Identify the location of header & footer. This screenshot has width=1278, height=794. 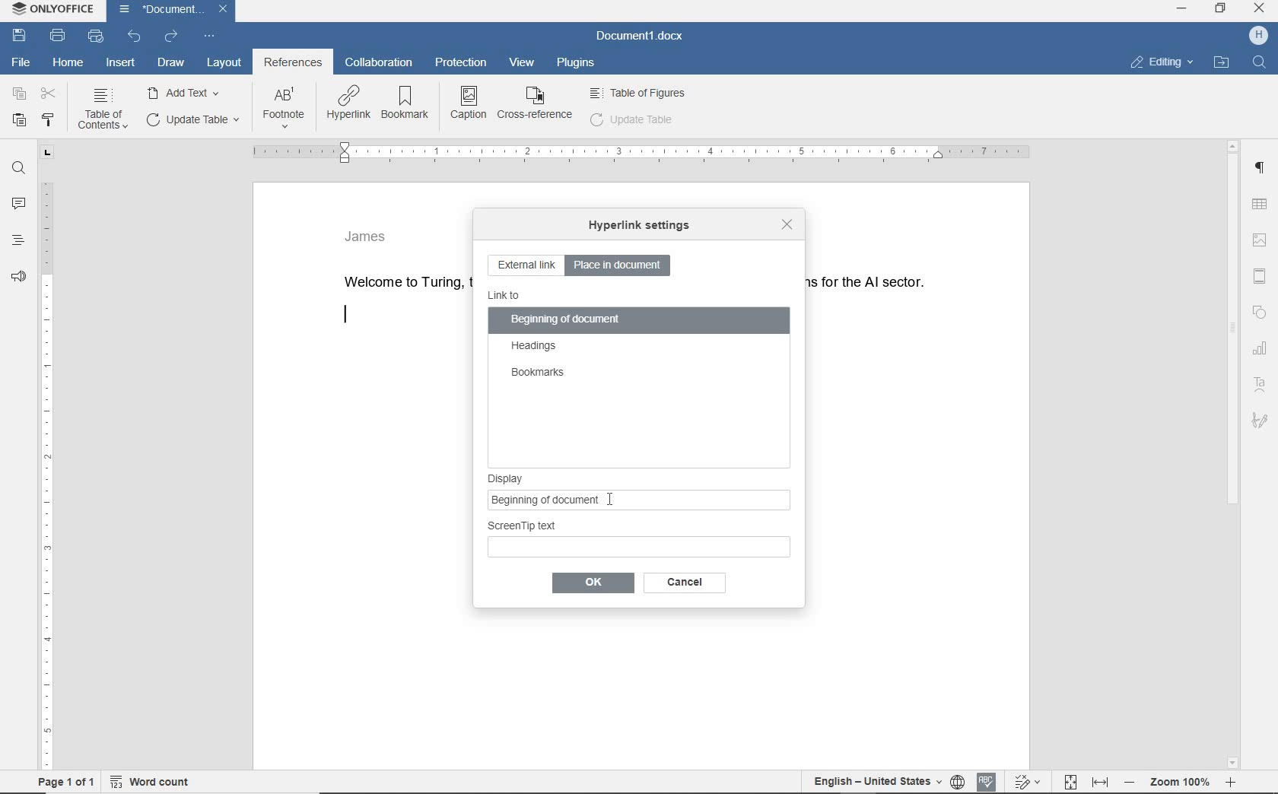
(1259, 275).